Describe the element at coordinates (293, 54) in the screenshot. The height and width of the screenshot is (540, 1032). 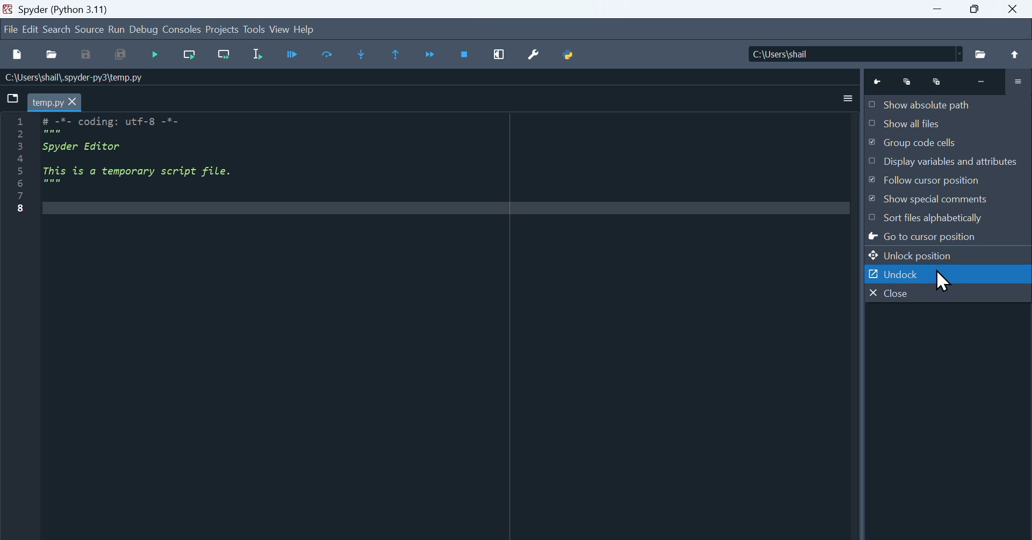
I see `Run` at that location.